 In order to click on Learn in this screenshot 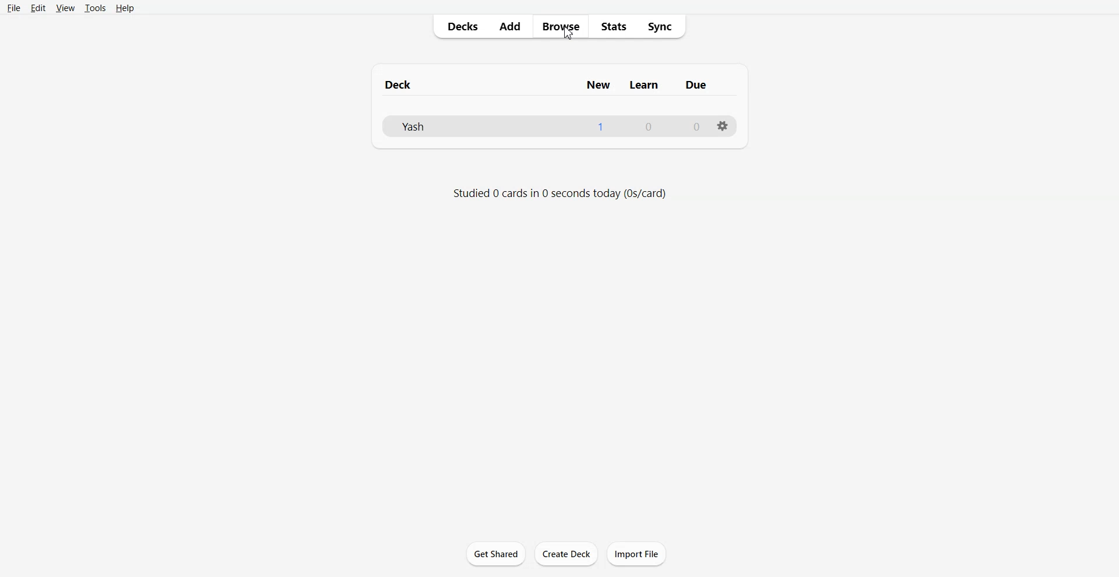, I will do `click(647, 85)`.